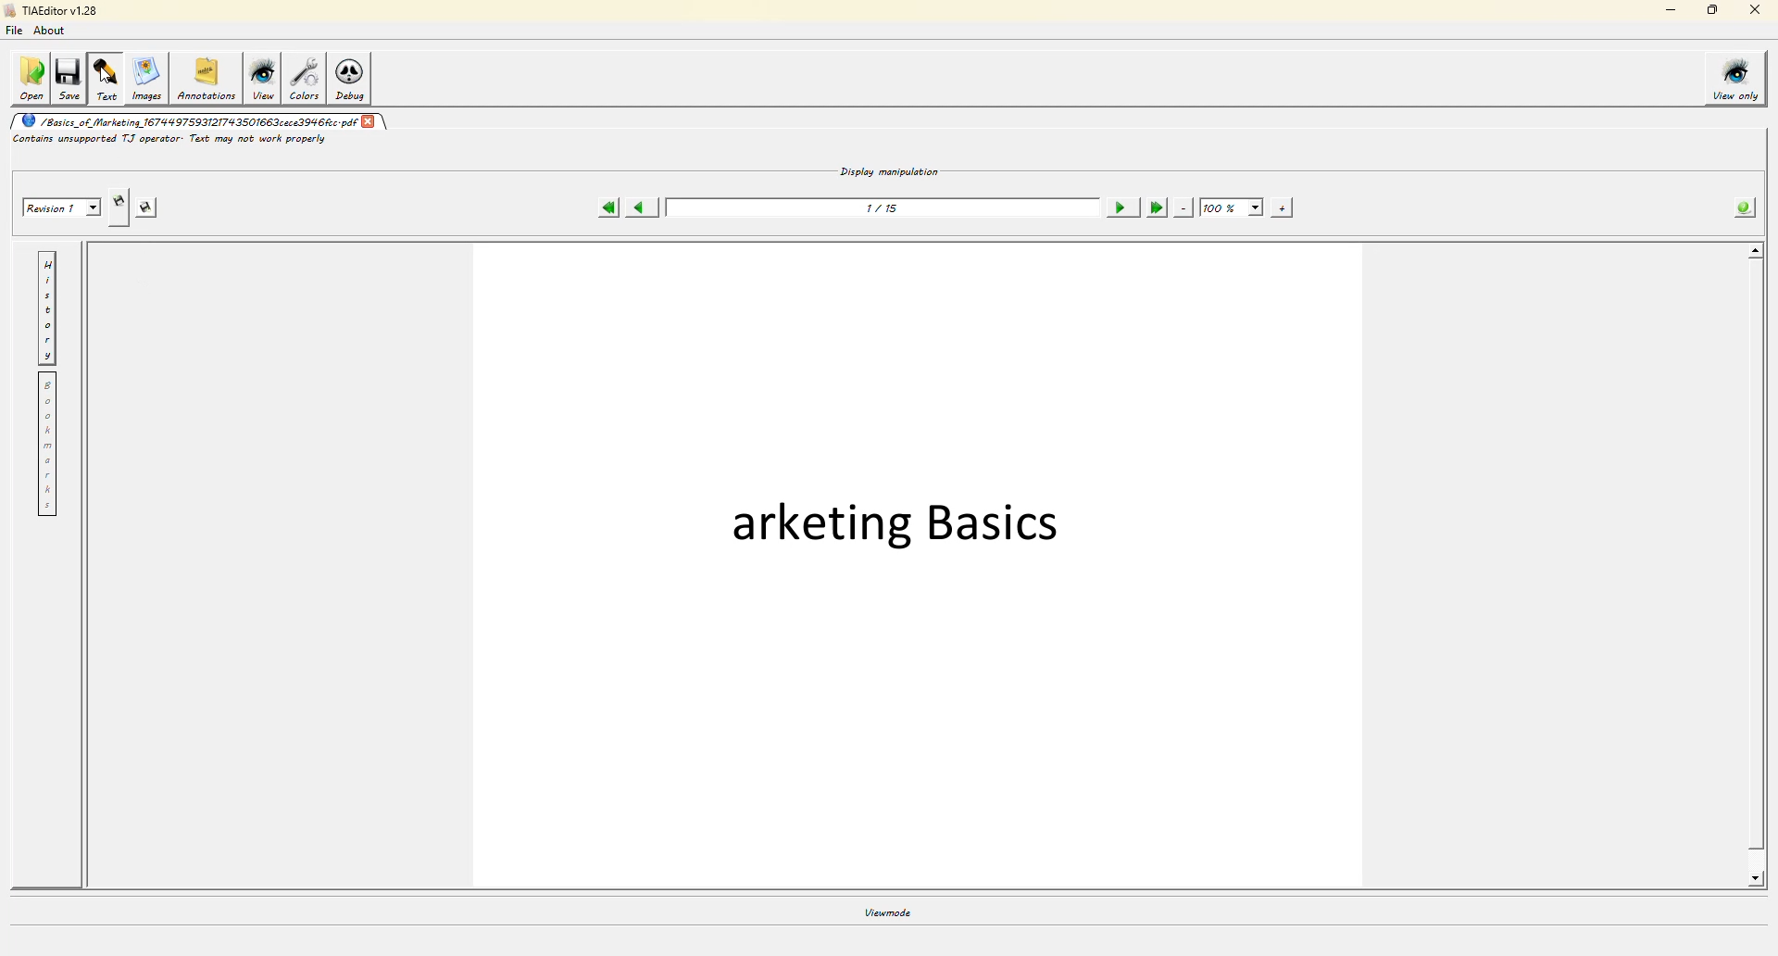 The height and width of the screenshot is (956, 1778). What do you see at coordinates (1156, 208) in the screenshot?
I see `last page` at bounding box center [1156, 208].